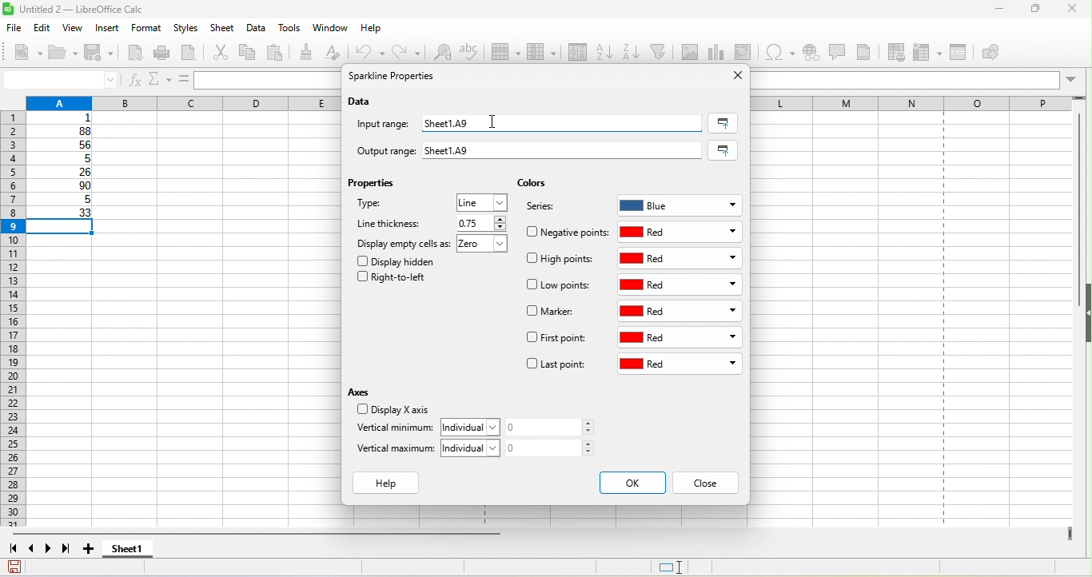 The height and width of the screenshot is (577, 1092). Describe the element at coordinates (718, 52) in the screenshot. I see `chart` at that location.